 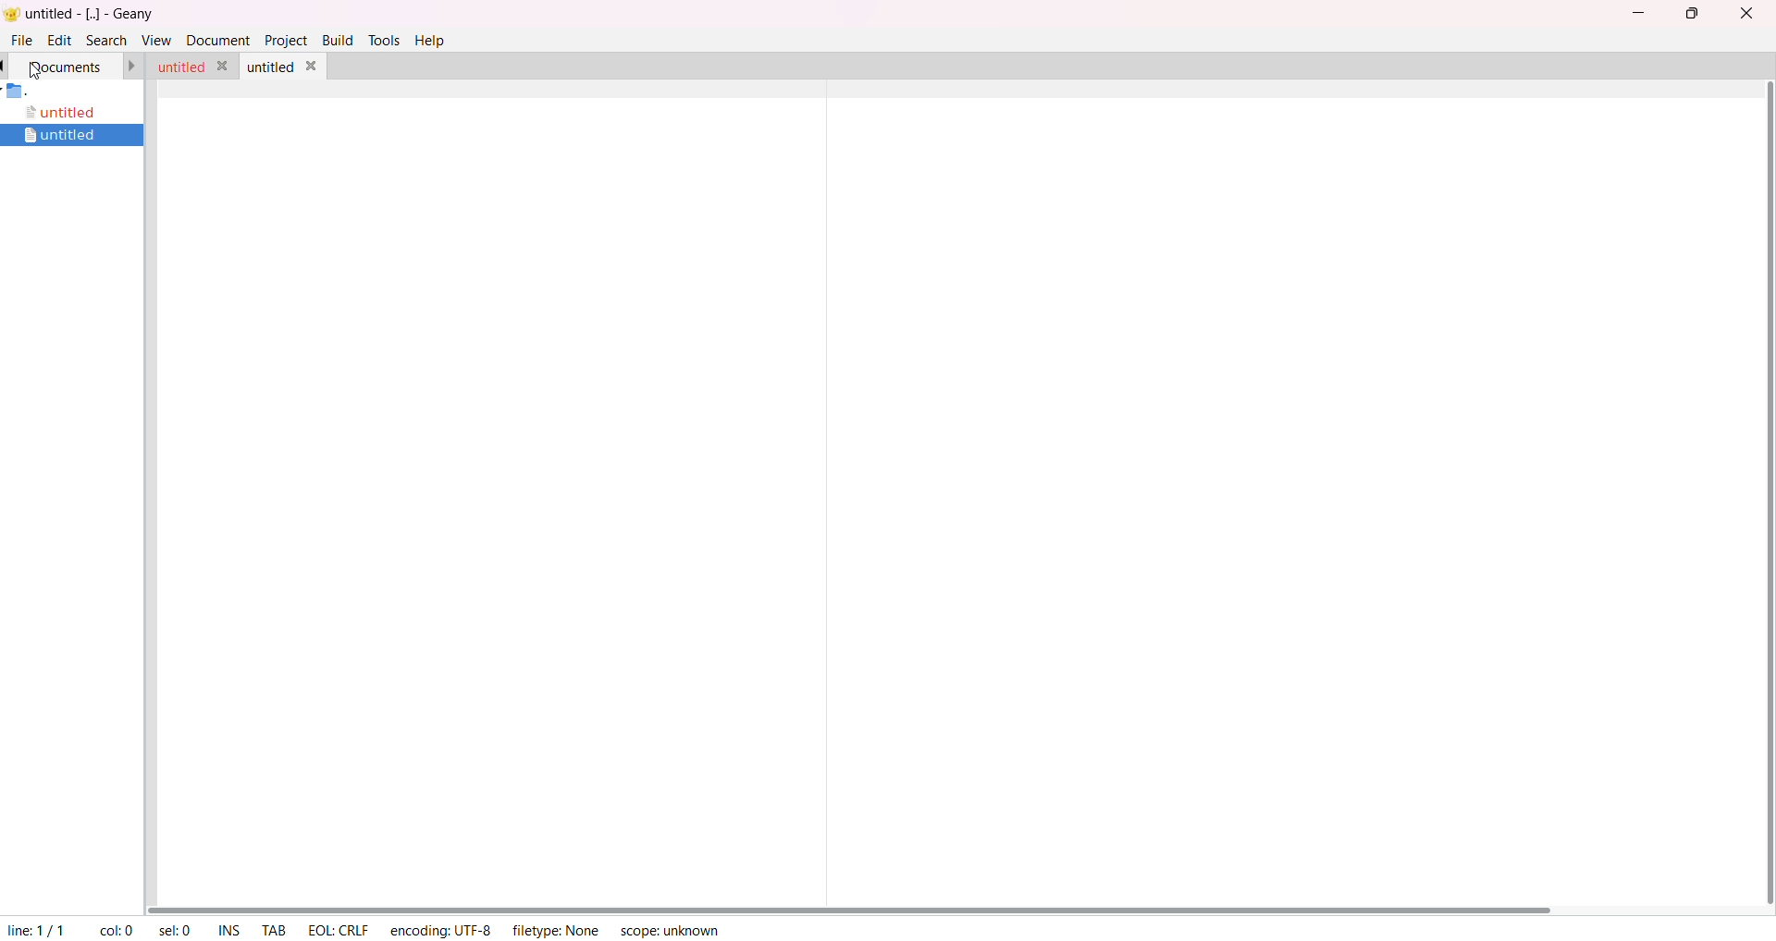 I want to click on search, so click(x=105, y=39).